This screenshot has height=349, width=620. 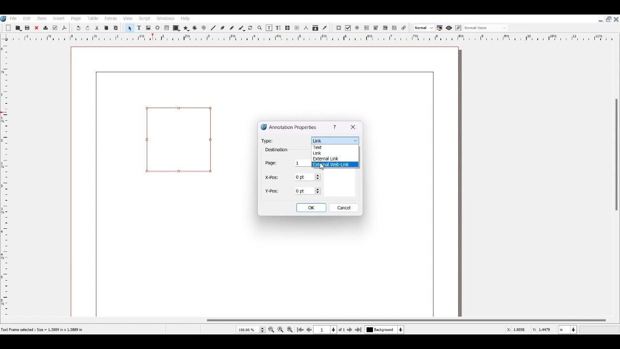 I want to click on Toggle color management system, so click(x=440, y=28).